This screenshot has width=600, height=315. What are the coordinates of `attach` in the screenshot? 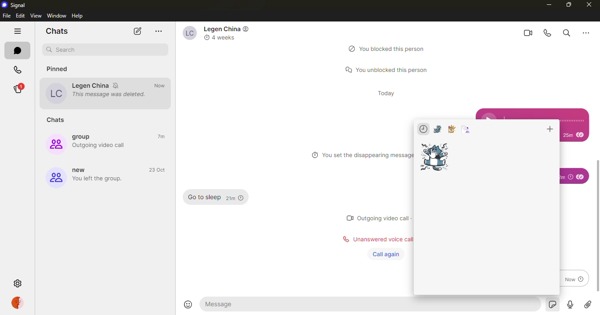 It's located at (588, 305).